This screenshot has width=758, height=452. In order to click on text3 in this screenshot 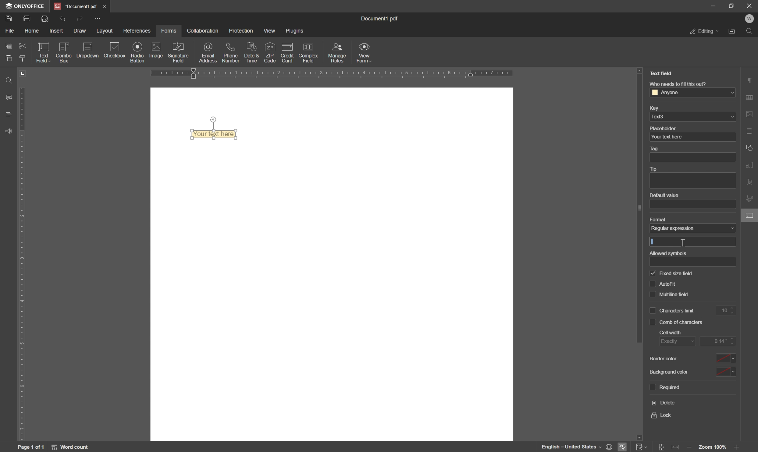, I will do `click(662, 116)`.